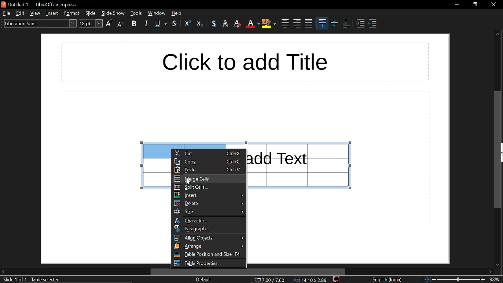 The width and height of the screenshot is (503, 283). I want to click on move right, so click(491, 272).